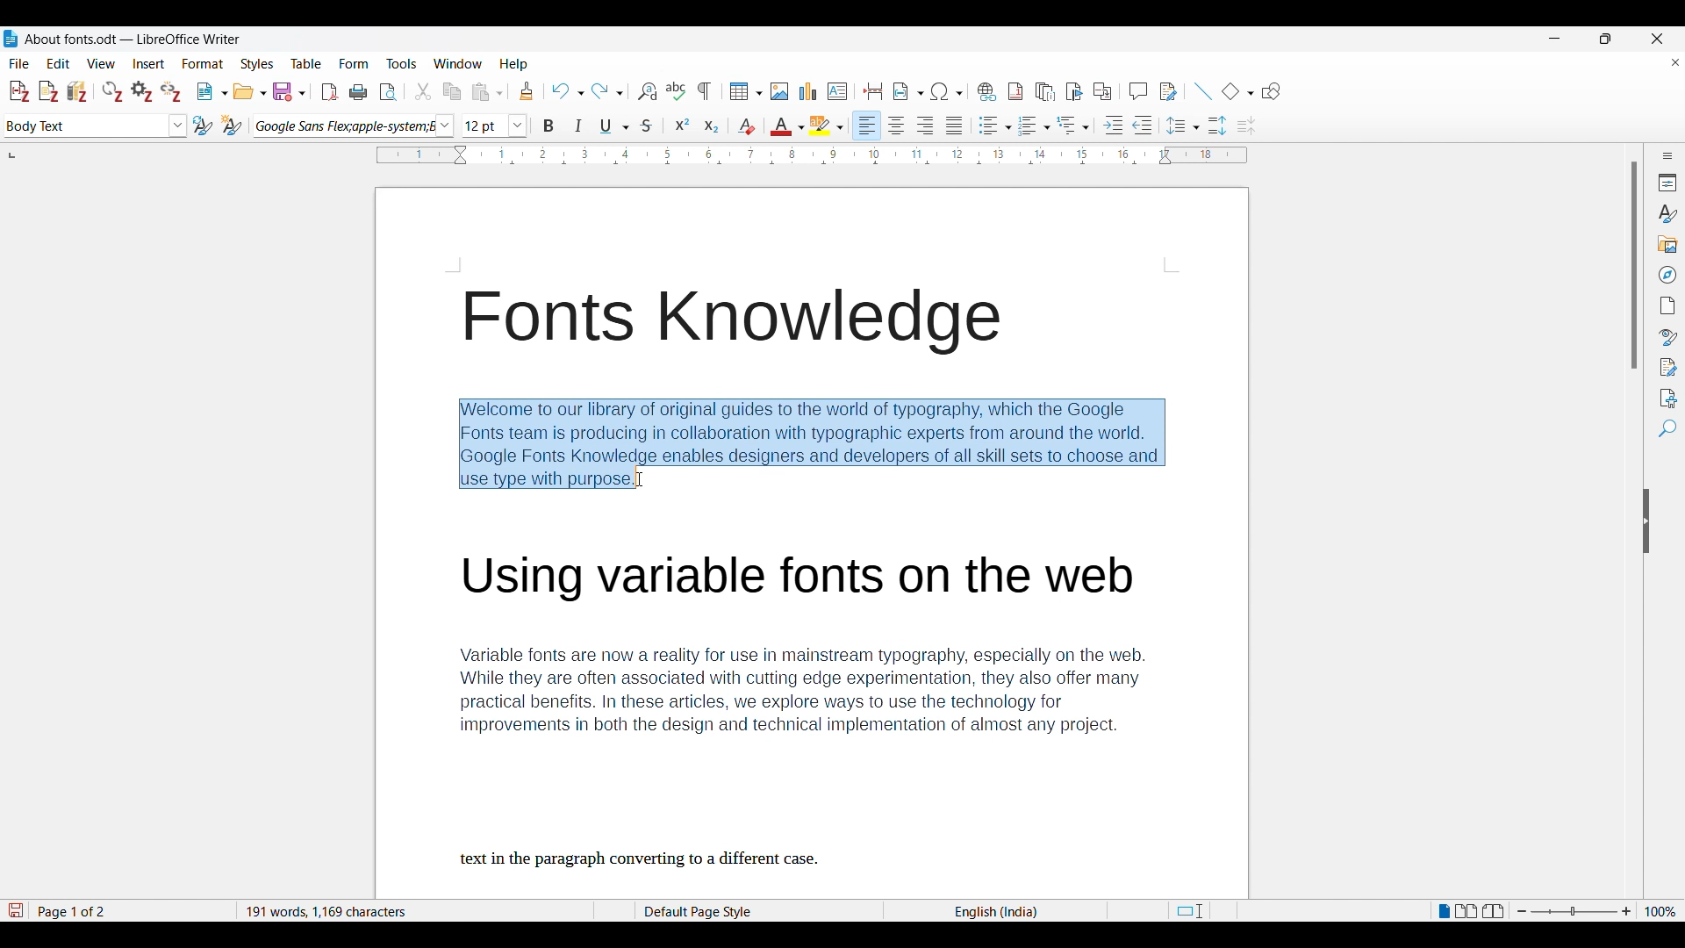 This screenshot has height=948, width=1685. What do you see at coordinates (102, 64) in the screenshot?
I see `View menu` at bounding box center [102, 64].